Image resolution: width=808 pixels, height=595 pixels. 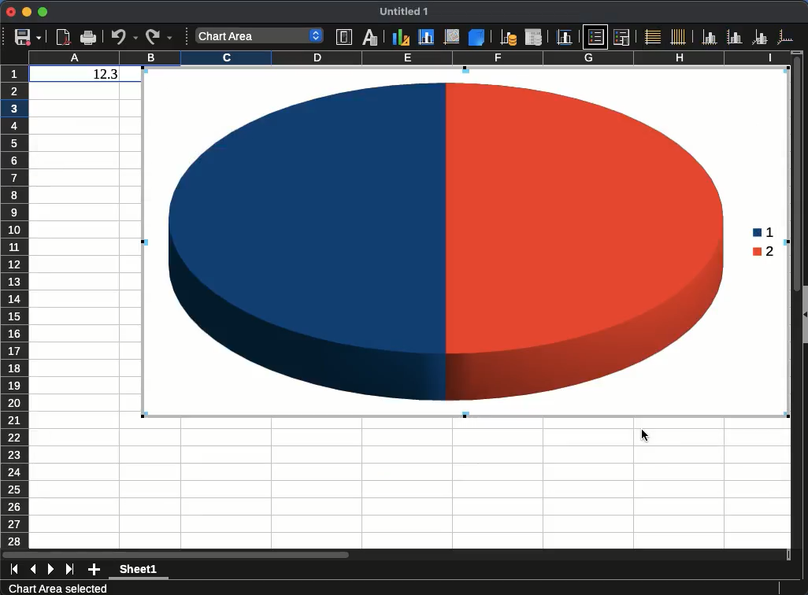 What do you see at coordinates (51, 570) in the screenshot?
I see `next sheet` at bounding box center [51, 570].